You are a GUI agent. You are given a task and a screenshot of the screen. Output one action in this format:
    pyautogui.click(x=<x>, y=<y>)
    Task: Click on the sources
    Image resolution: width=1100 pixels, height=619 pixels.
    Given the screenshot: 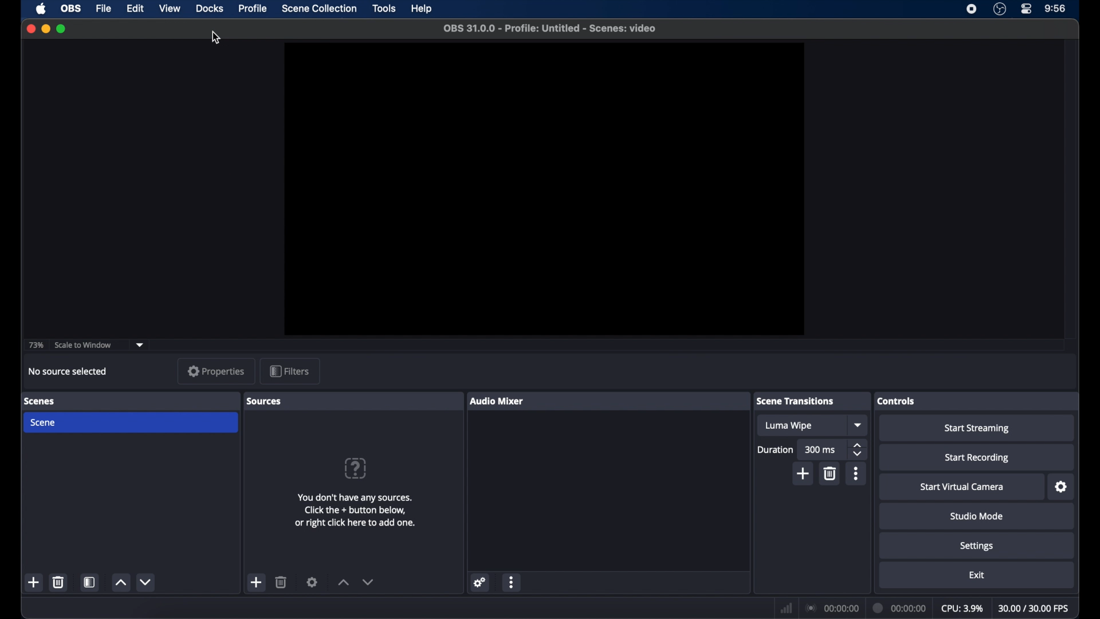 What is the action you would take?
    pyautogui.click(x=272, y=401)
    